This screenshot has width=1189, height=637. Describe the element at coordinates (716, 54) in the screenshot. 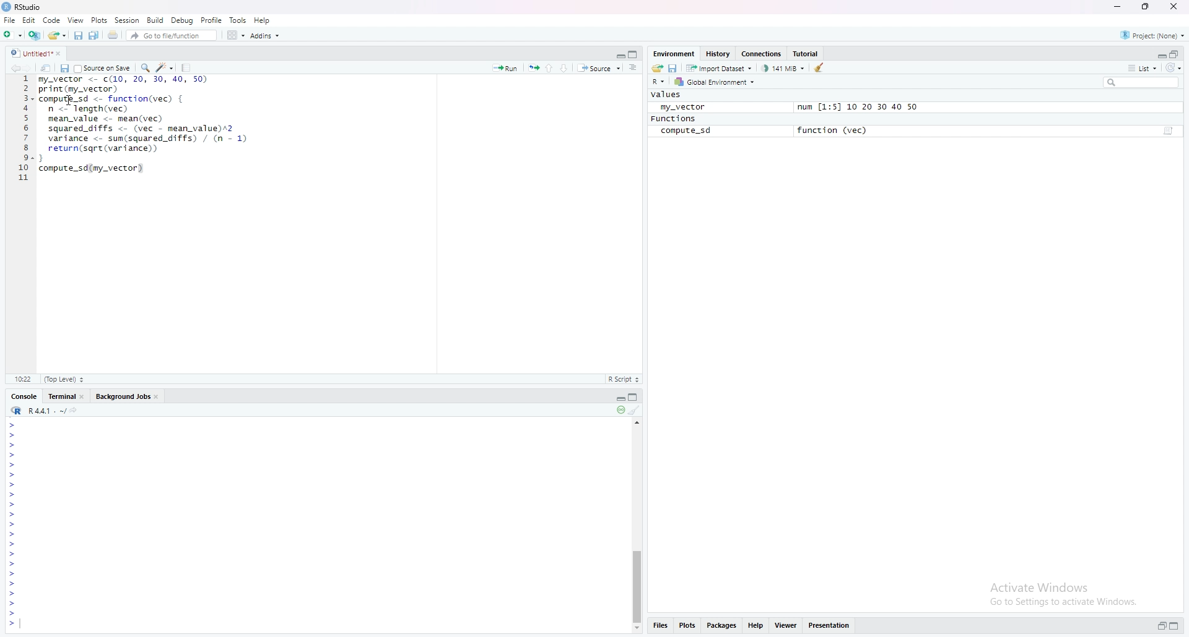

I see `History` at that location.